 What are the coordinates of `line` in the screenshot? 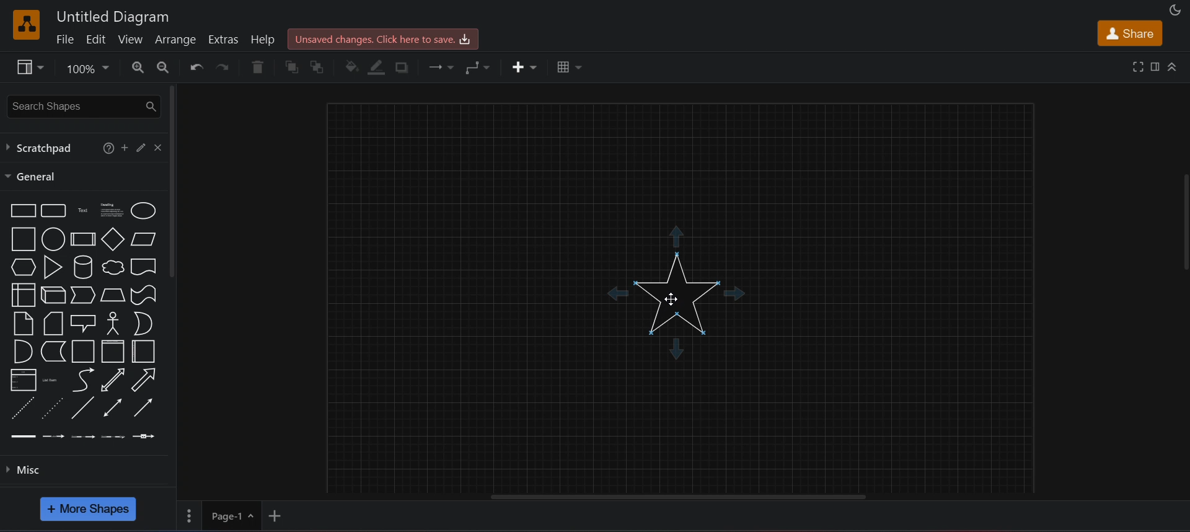 It's located at (84, 407).